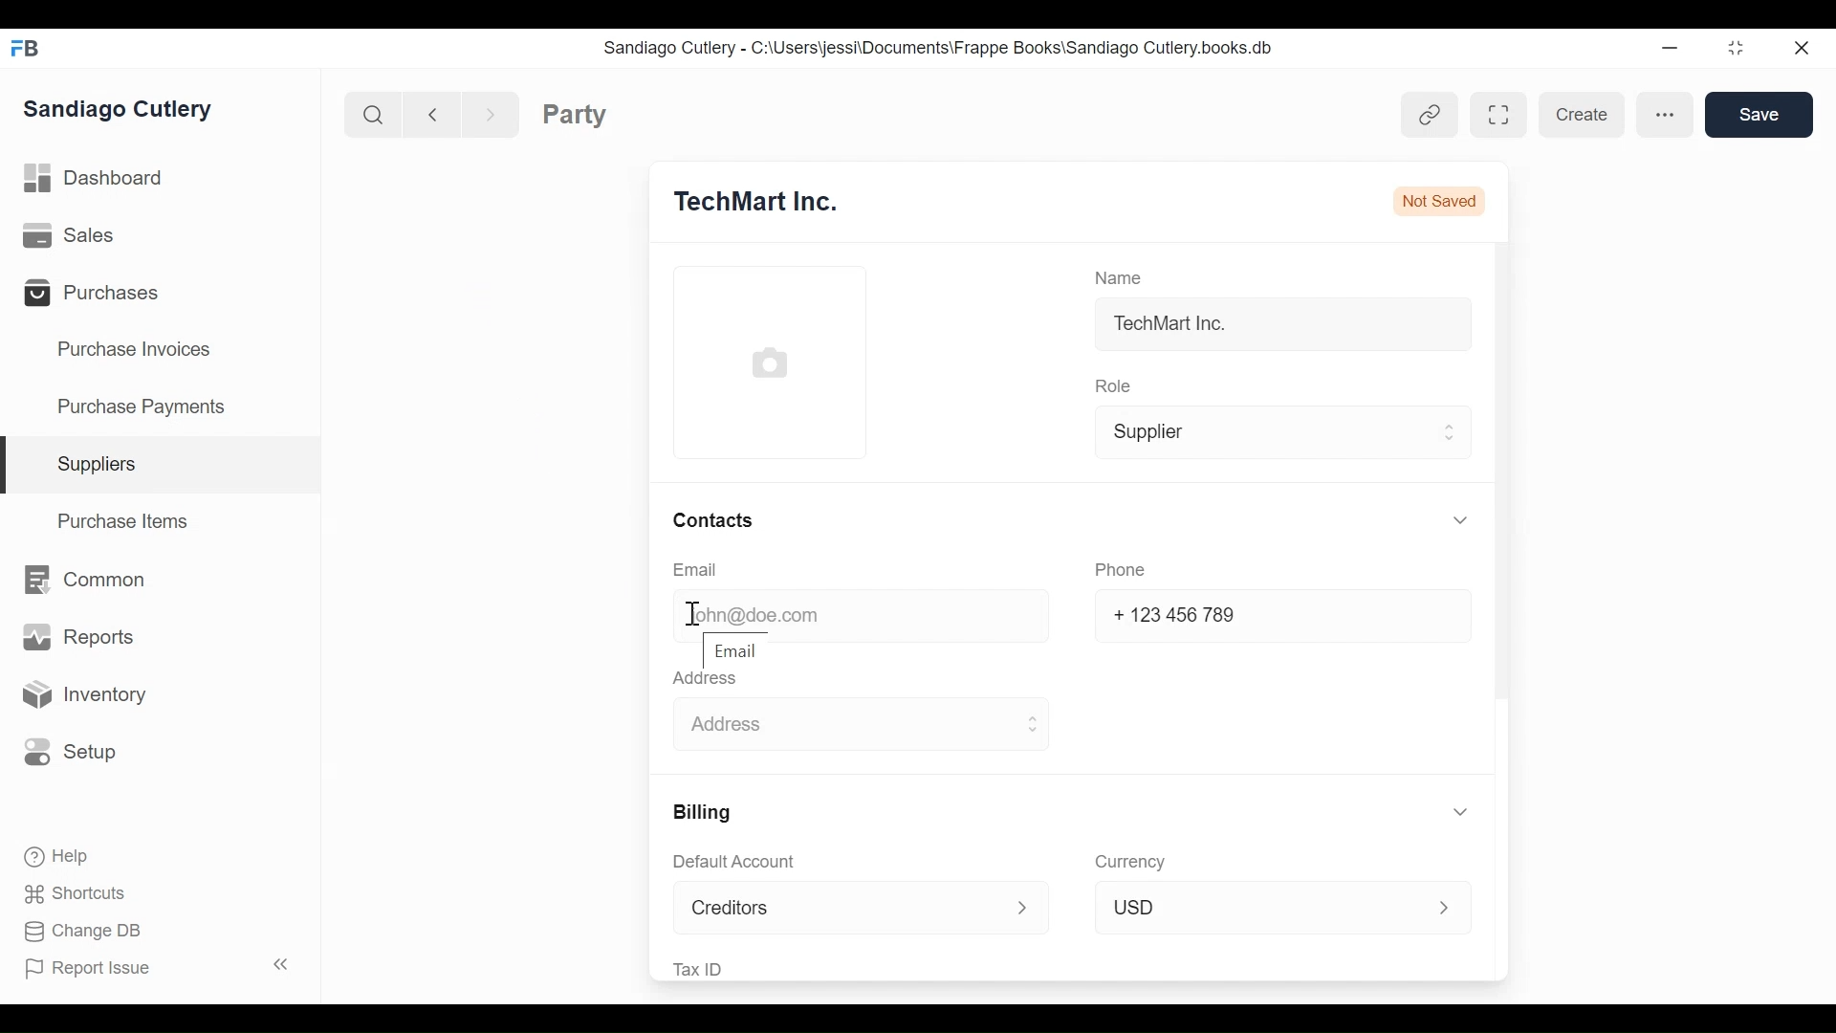 The height and width of the screenshot is (1033, 1836). Describe the element at coordinates (607, 115) in the screenshot. I see `Party` at that location.